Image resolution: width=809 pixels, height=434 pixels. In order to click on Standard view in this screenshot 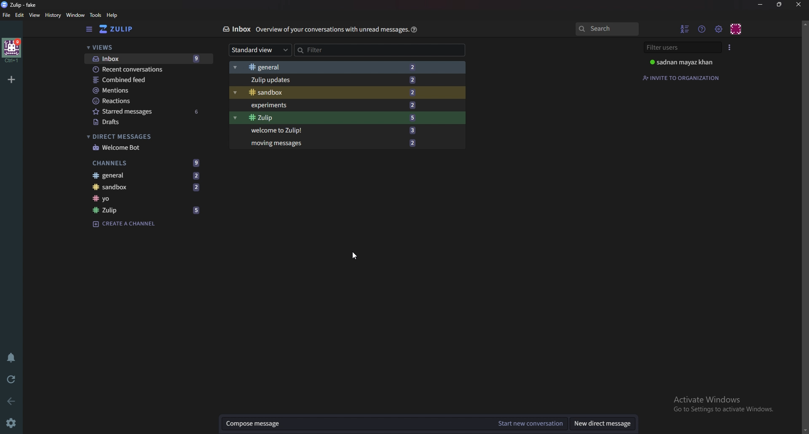, I will do `click(261, 50)`.